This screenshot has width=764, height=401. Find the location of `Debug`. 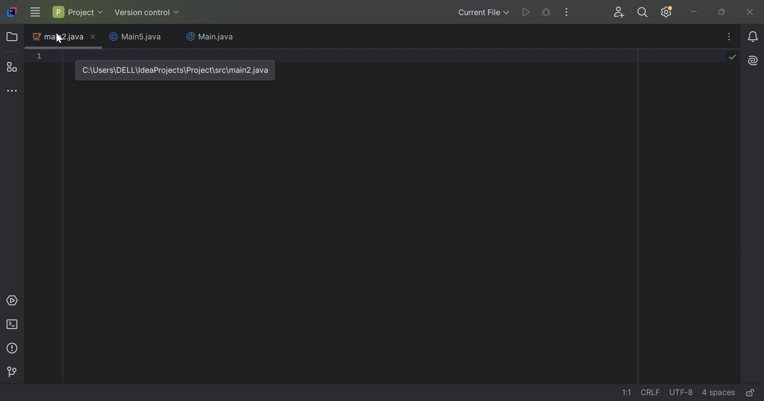

Debug is located at coordinates (546, 12).